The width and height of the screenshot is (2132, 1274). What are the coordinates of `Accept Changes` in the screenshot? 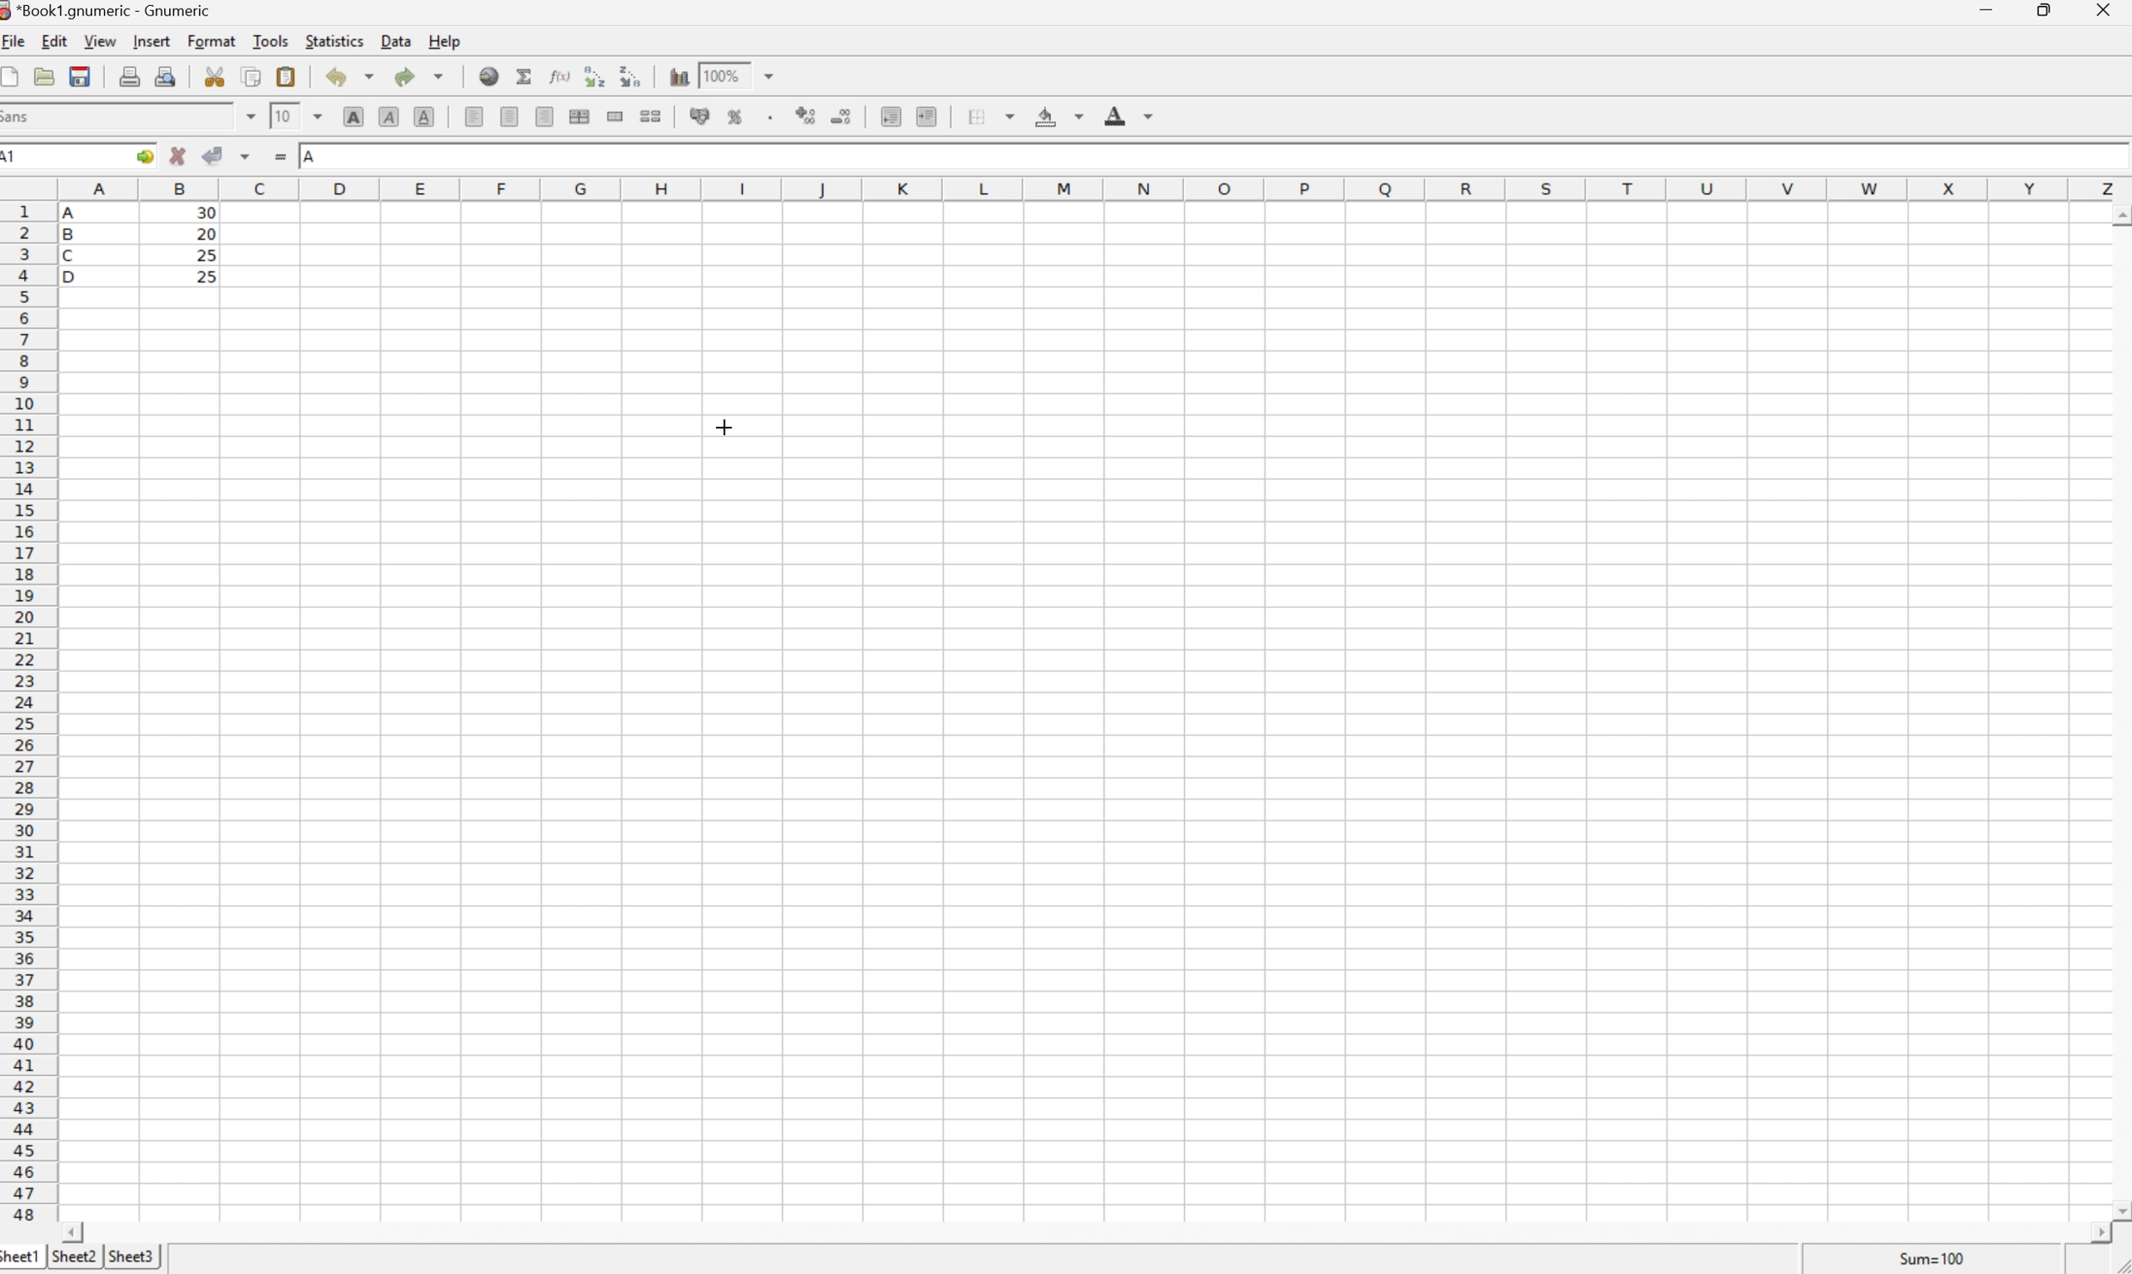 It's located at (210, 155).